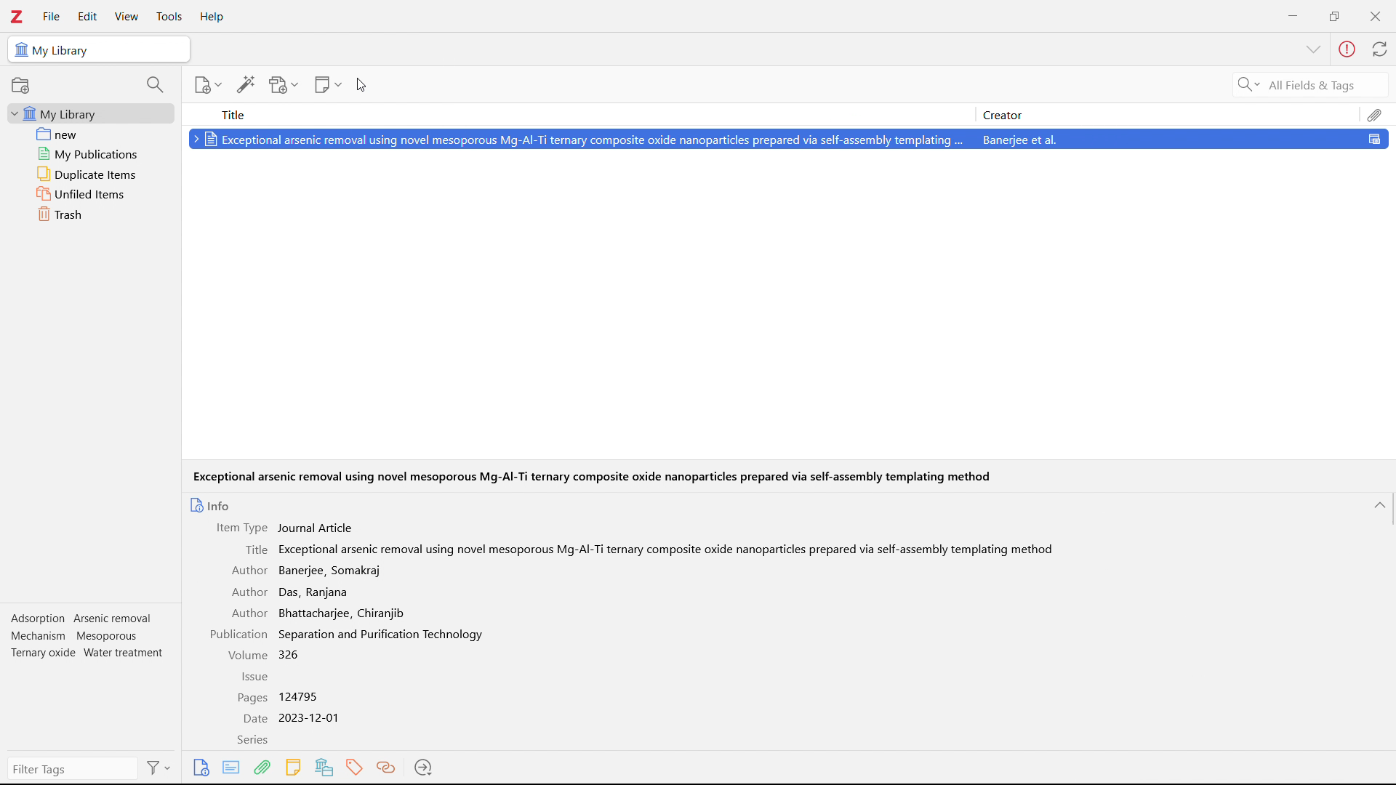 Image resolution: width=1396 pixels, height=785 pixels. I want to click on filter collections, so click(155, 84).